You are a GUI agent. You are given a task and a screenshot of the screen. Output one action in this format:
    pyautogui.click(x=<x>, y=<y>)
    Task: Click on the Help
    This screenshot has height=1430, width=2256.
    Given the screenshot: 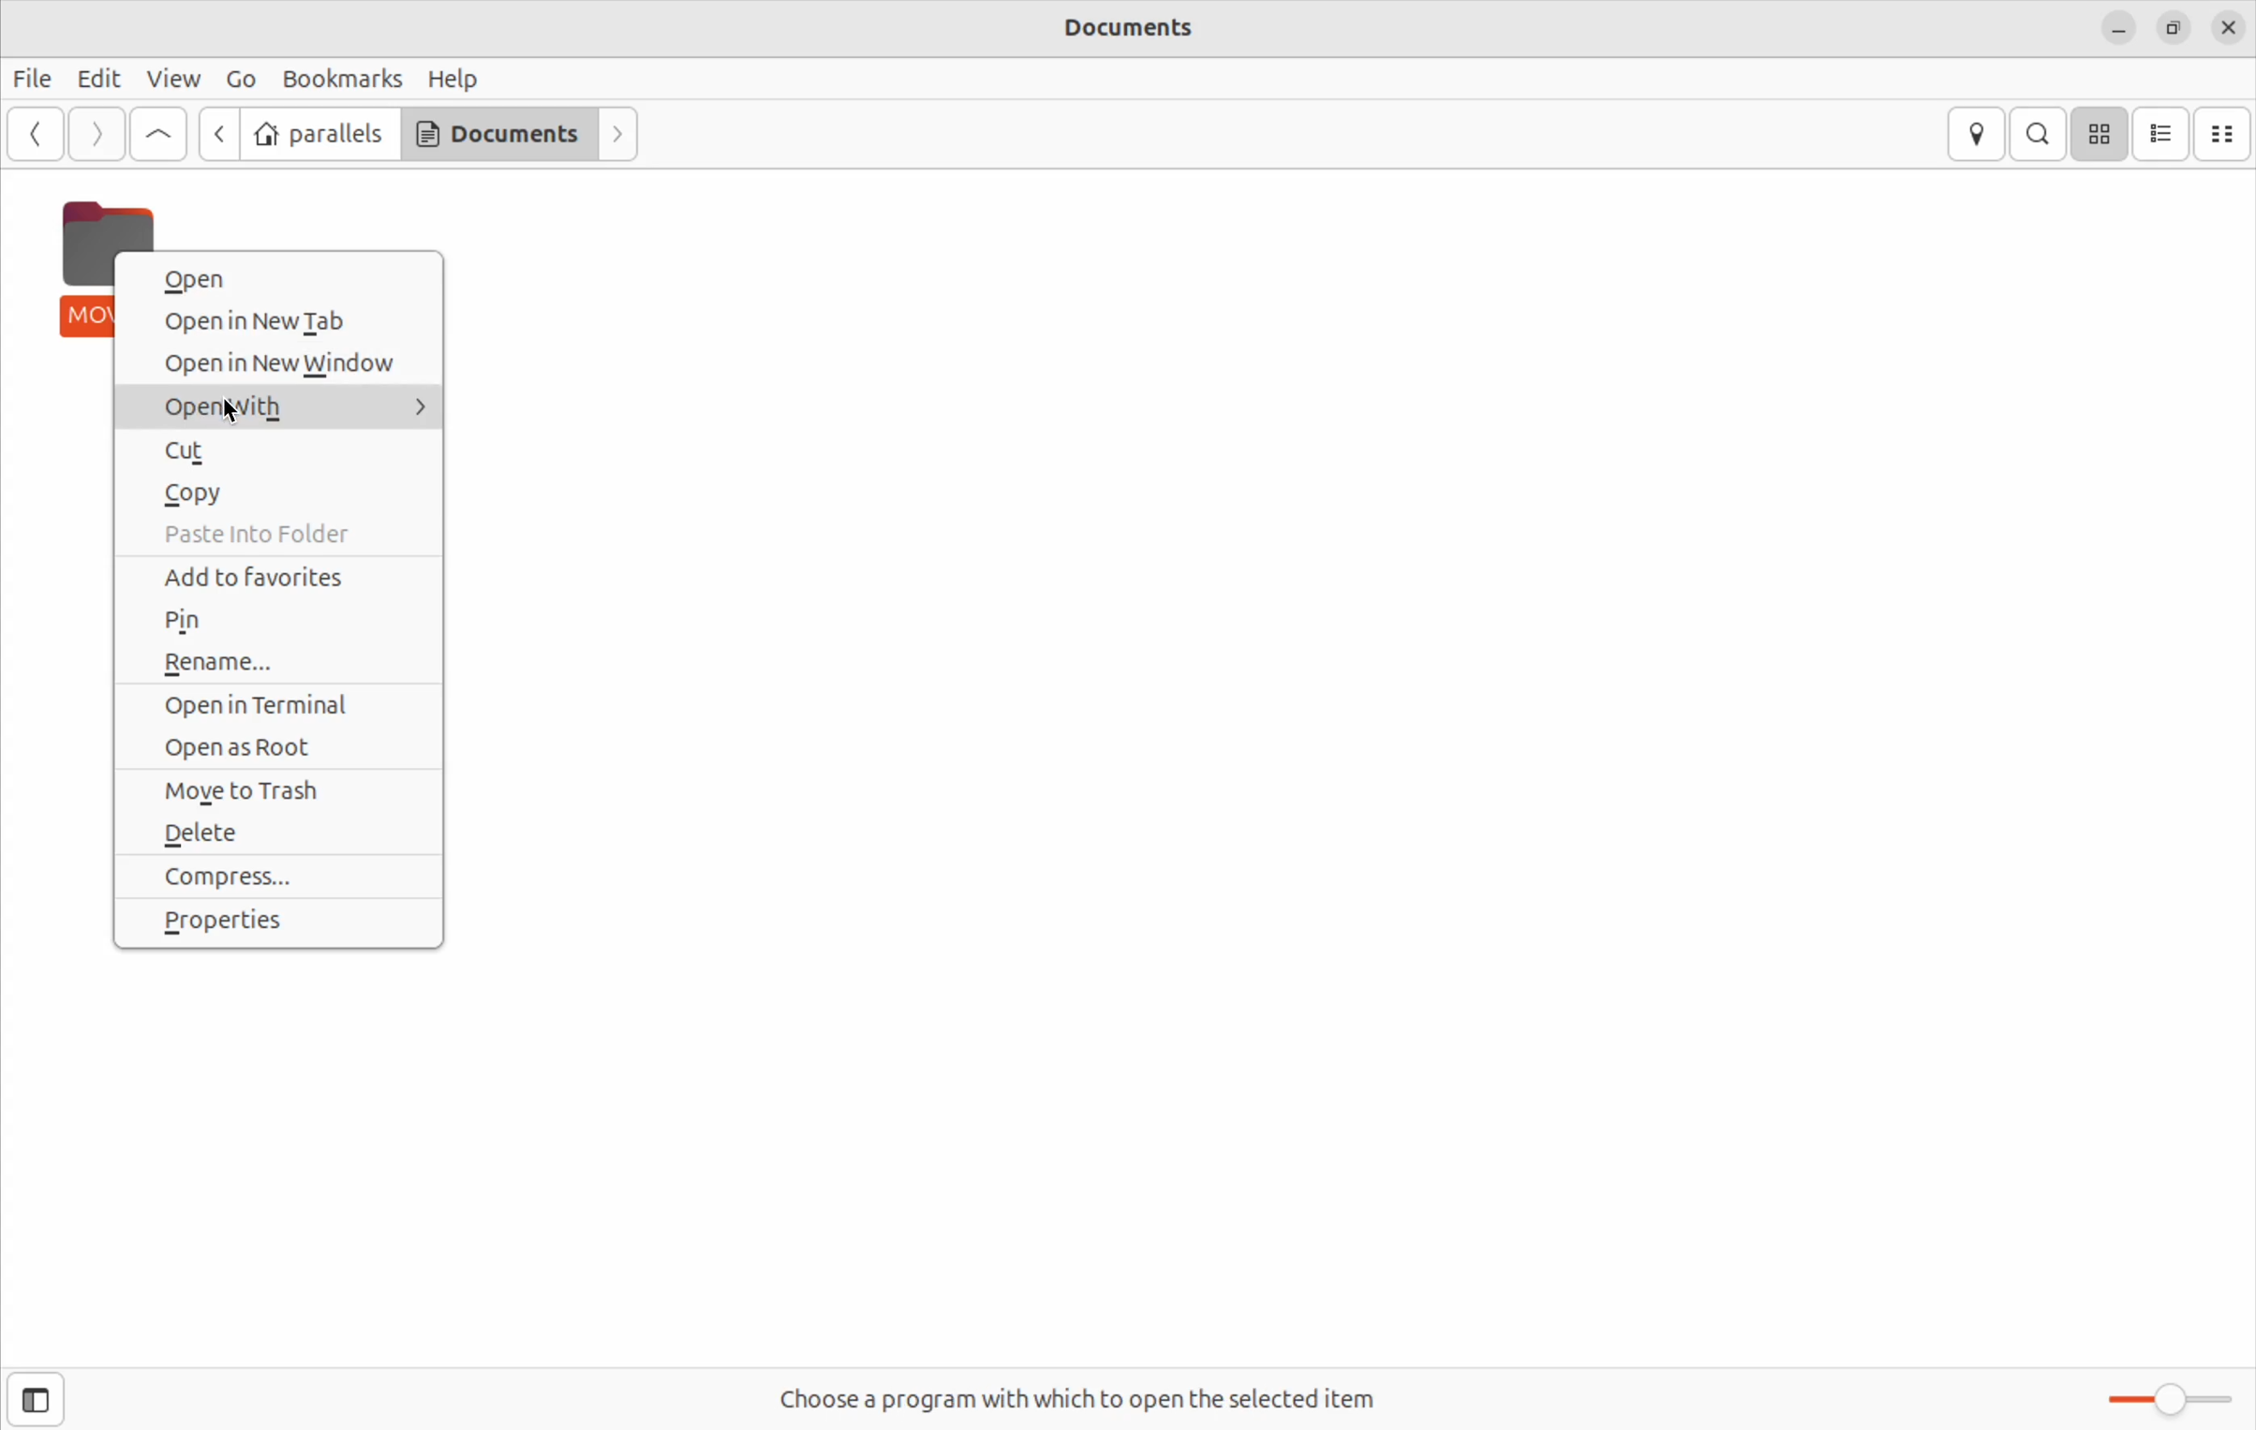 What is the action you would take?
    pyautogui.click(x=453, y=77)
    